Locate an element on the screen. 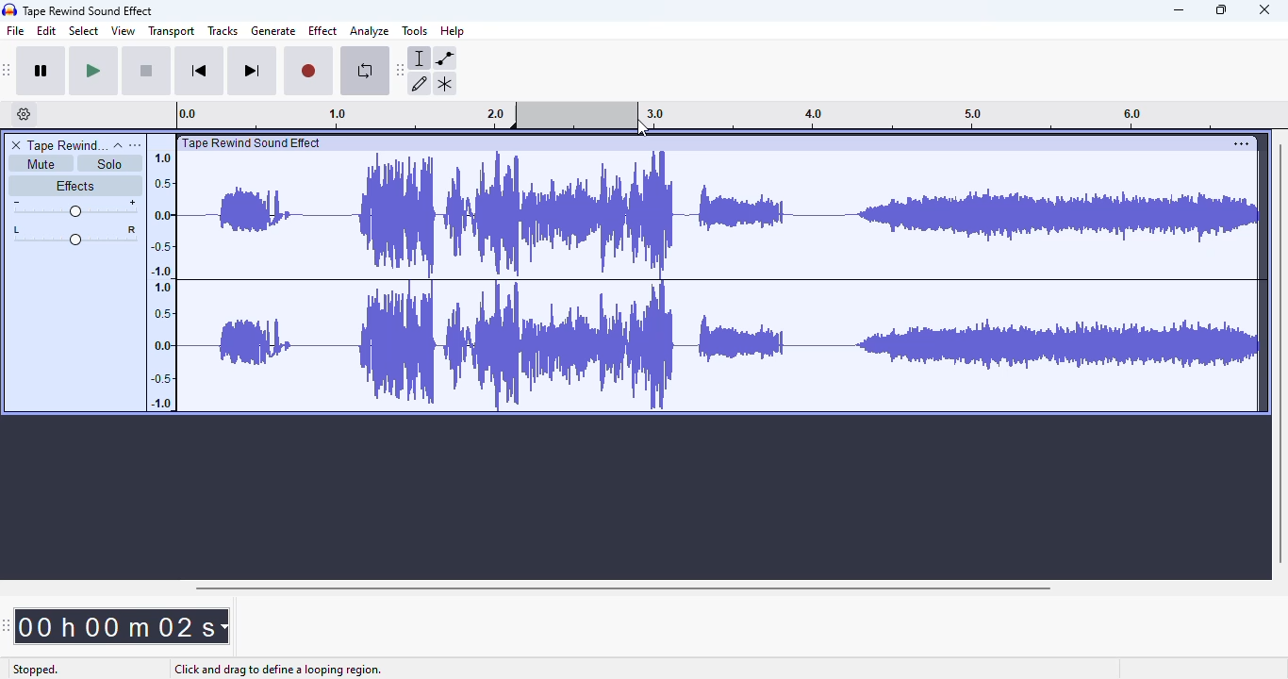 The height and width of the screenshot is (679, 1288). audio track is located at coordinates (720, 281).